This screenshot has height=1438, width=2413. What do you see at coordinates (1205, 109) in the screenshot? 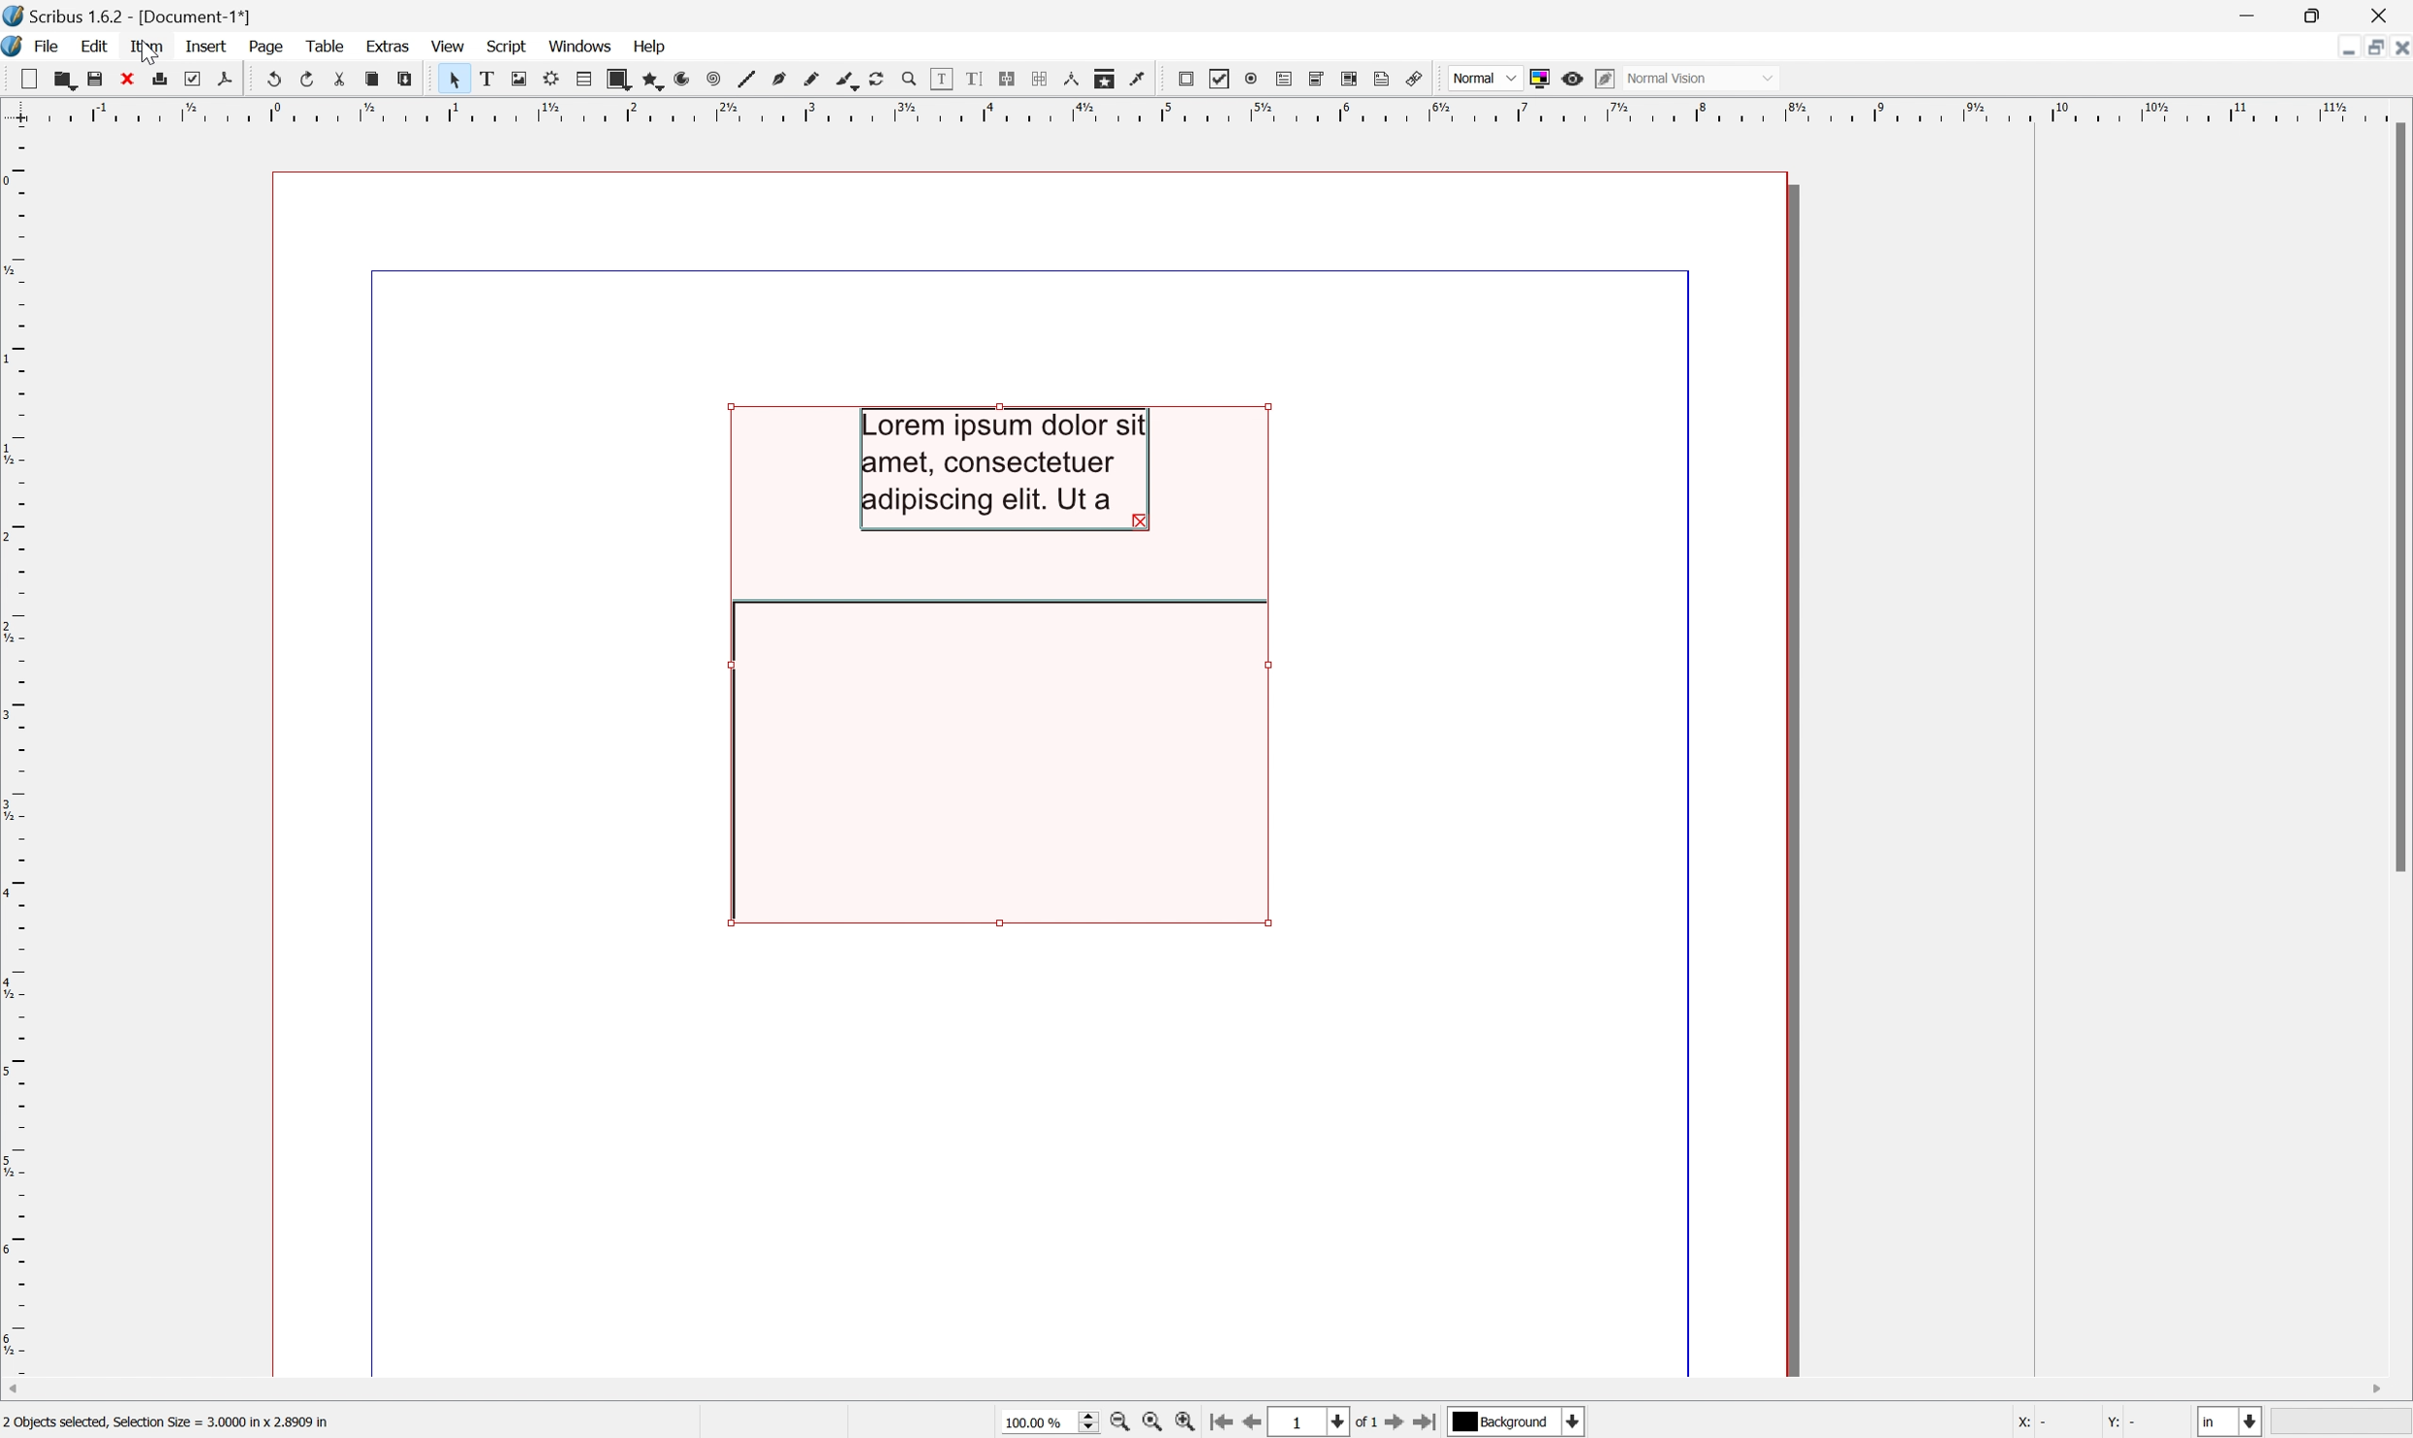
I see `Scale` at bounding box center [1205, 109].